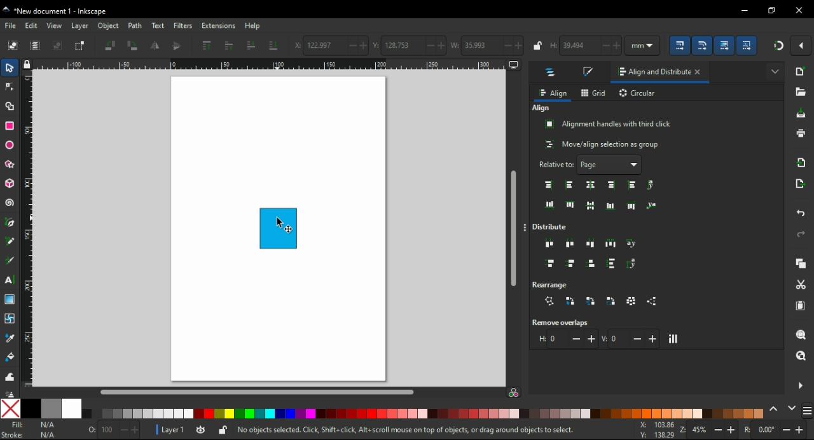 The image size is (814, 440). Describe the element at coordinates (801, 284) in the screenshot. I see `cut` at that location.